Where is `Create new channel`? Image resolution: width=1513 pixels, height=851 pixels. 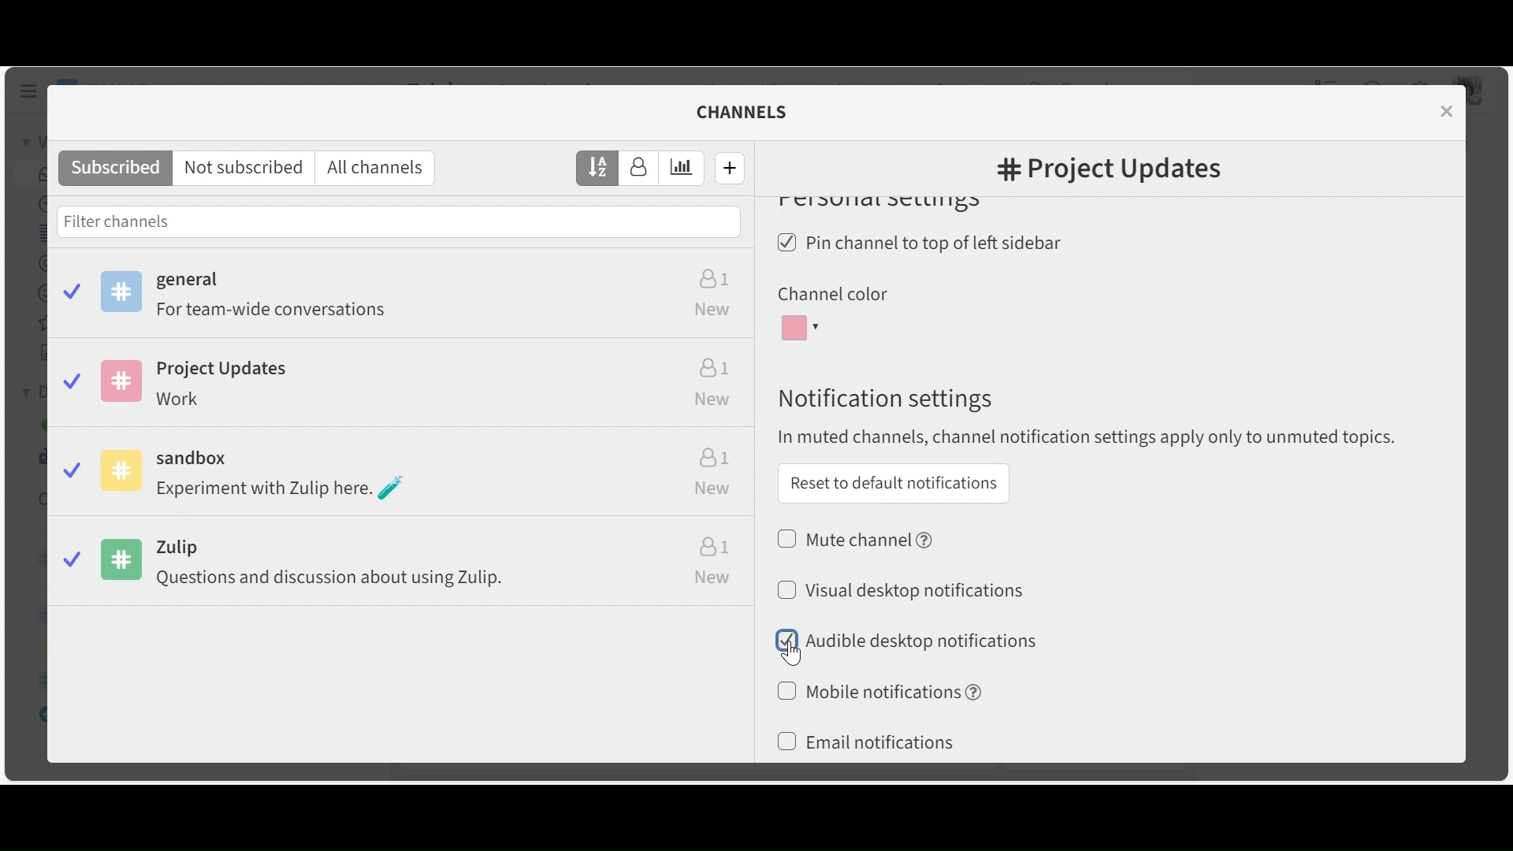
Create new channel is located at coordinates (730, 167).